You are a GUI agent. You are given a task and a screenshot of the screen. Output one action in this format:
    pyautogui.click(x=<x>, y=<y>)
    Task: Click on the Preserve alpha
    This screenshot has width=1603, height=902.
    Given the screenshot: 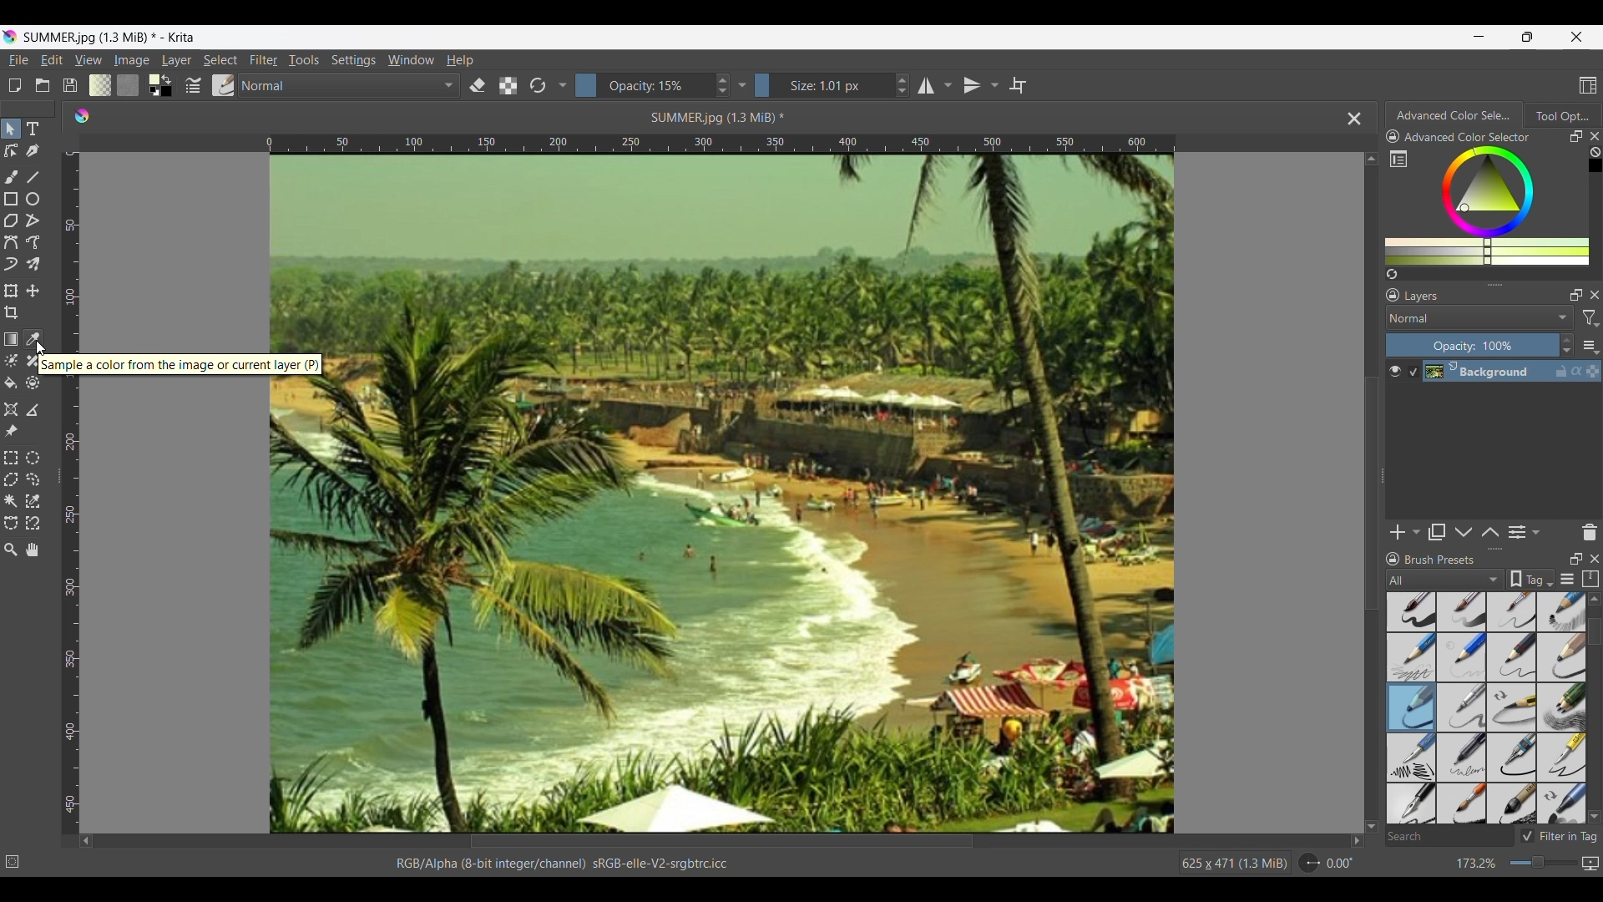 What is the action you would take?
    pyautogui.click(x=508, y=86)
    